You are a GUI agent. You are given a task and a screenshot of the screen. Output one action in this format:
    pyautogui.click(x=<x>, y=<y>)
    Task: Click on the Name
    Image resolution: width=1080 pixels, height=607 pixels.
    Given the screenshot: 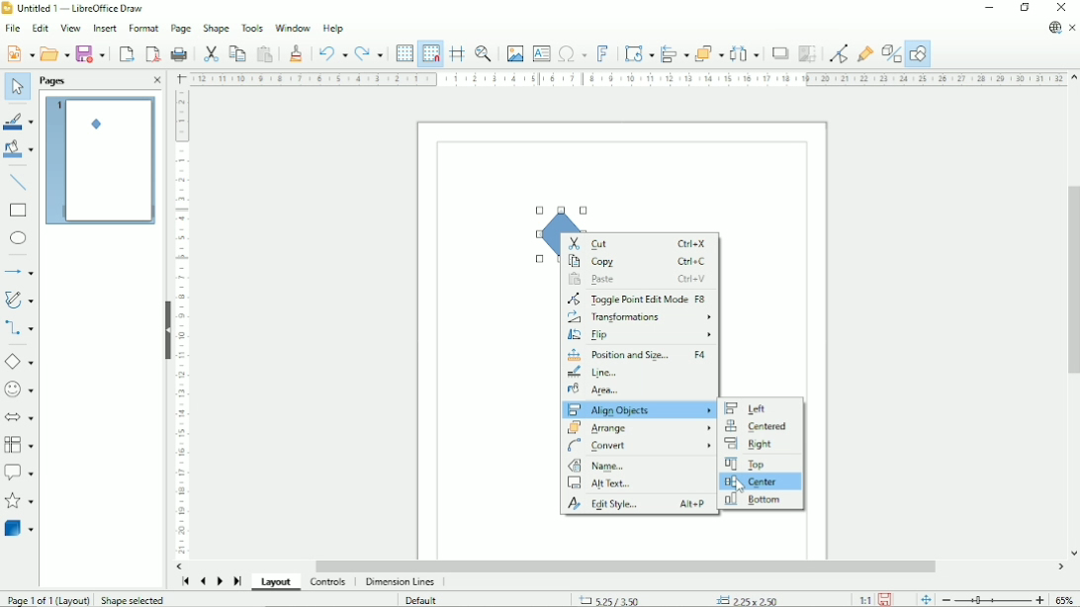 What is the action you would take?
    pyautogui.click(x=596, y=466)
    